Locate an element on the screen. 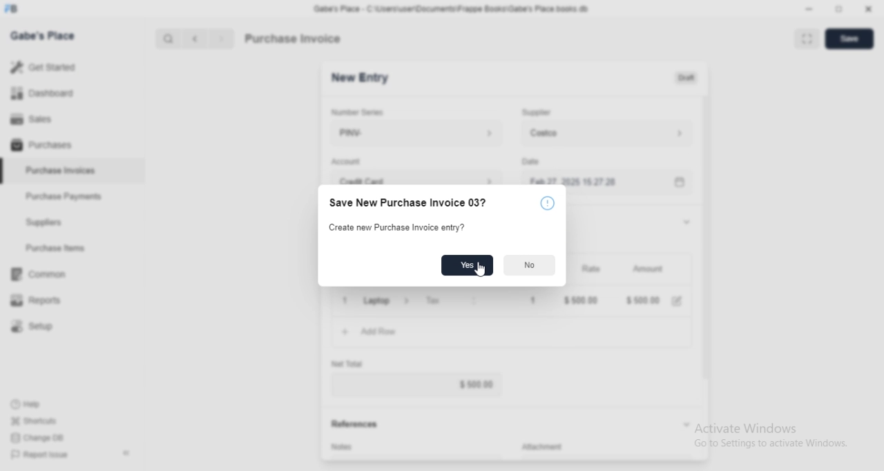  Rate is located at coordinates (588, 269).